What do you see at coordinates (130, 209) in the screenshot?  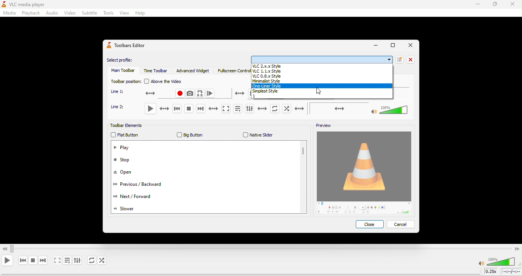 I see `slower` at bounding box center [130, 209].